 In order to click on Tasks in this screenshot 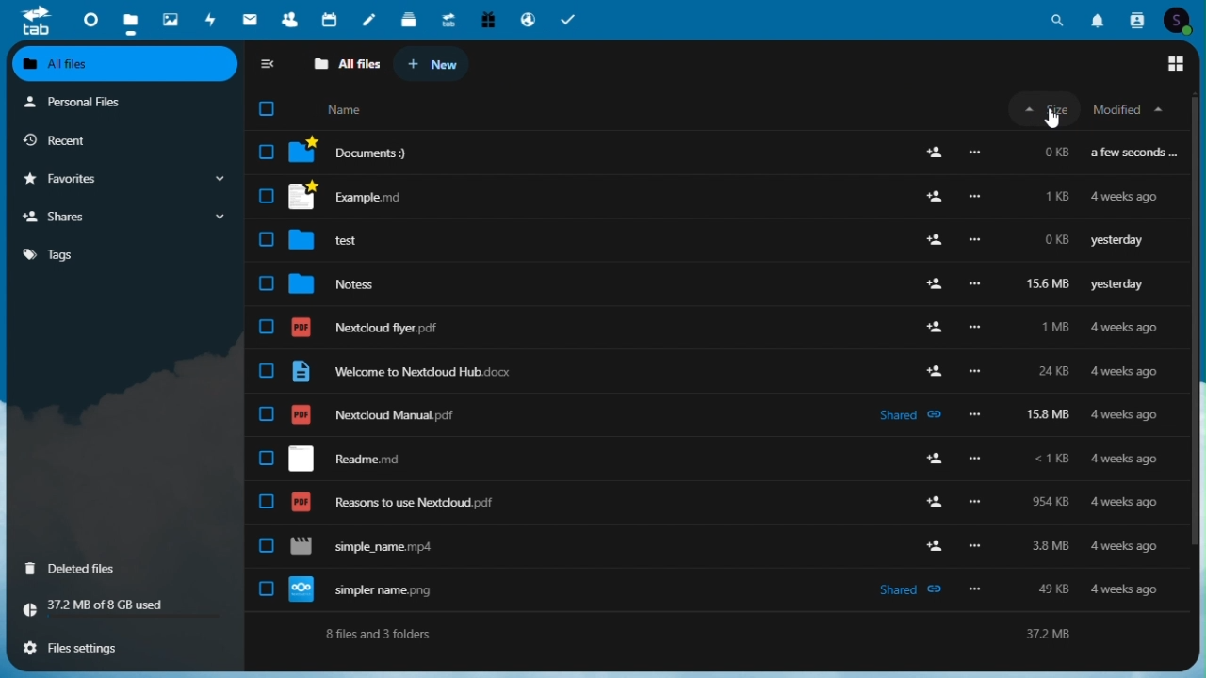, I will do `click(569, 17)`.